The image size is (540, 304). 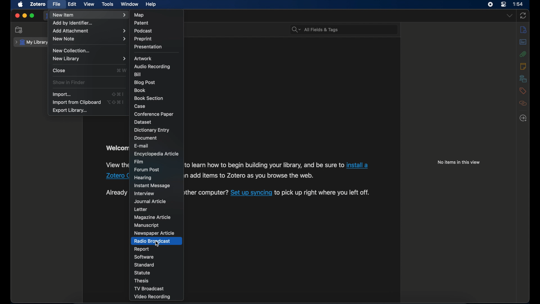 What do you see at coordinates (152, 241) in the screenshot?
I see `radio broadcast` at bounding box center [152, 241].